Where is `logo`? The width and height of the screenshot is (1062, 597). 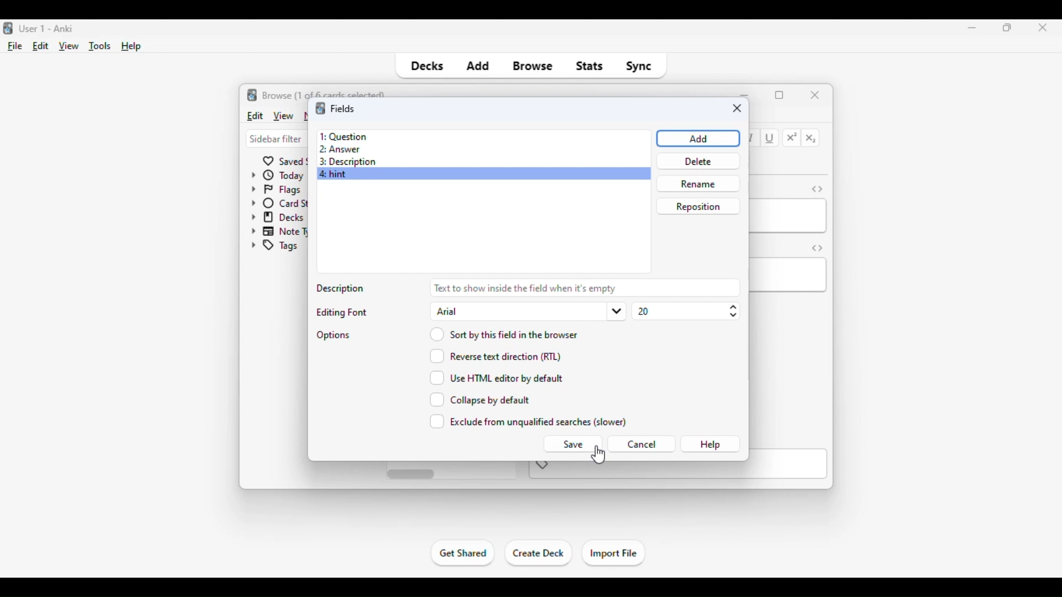
logo is located at coordinates (7, 29).